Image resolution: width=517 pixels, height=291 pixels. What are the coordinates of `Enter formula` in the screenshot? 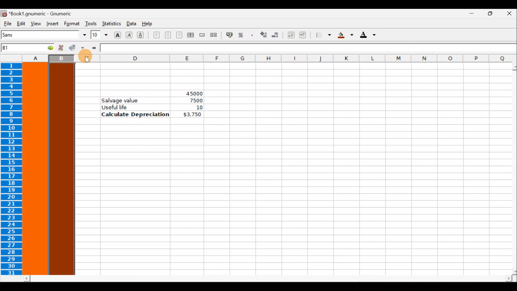 It's located at (94, 48).